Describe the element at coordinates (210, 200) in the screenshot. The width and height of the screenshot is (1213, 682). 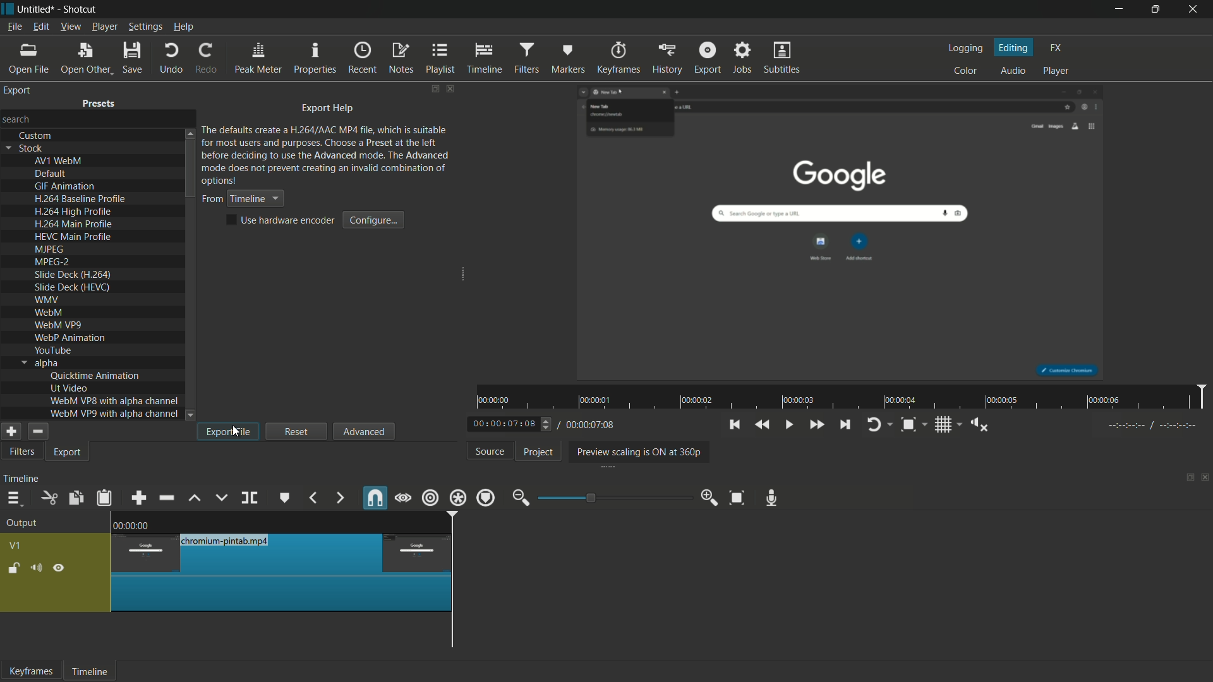
I see `from` at that location.